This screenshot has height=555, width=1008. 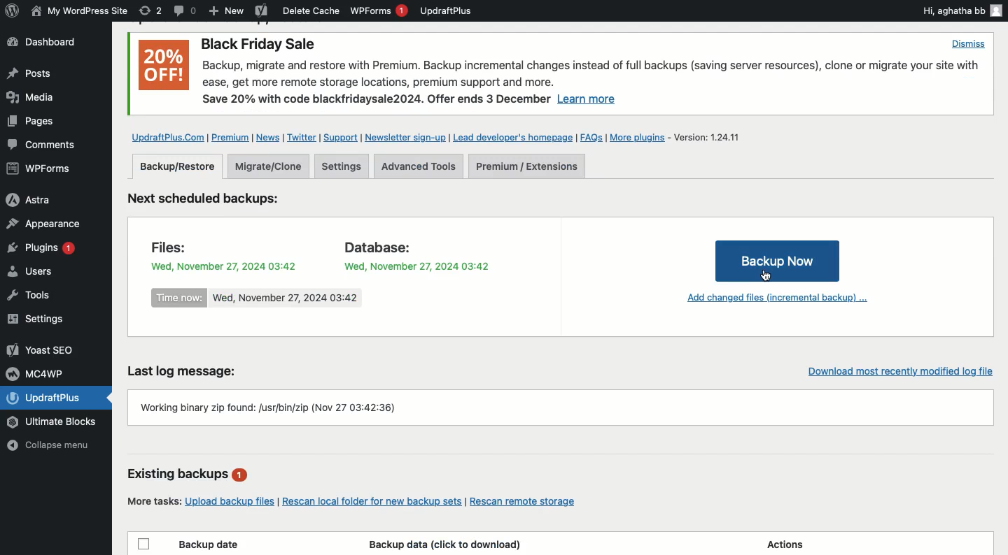 I want to click on Dismiss, so click(x=969, y=44).